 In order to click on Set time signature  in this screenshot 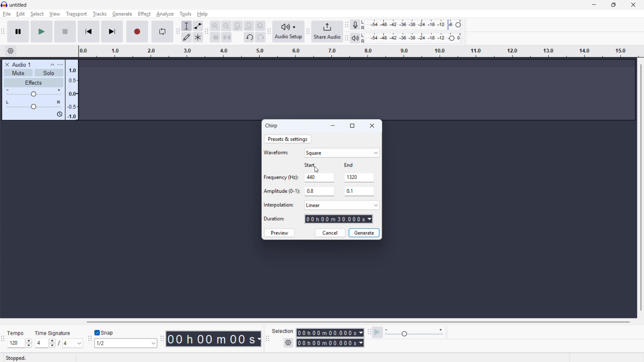, I will do `click(60, 343)`.